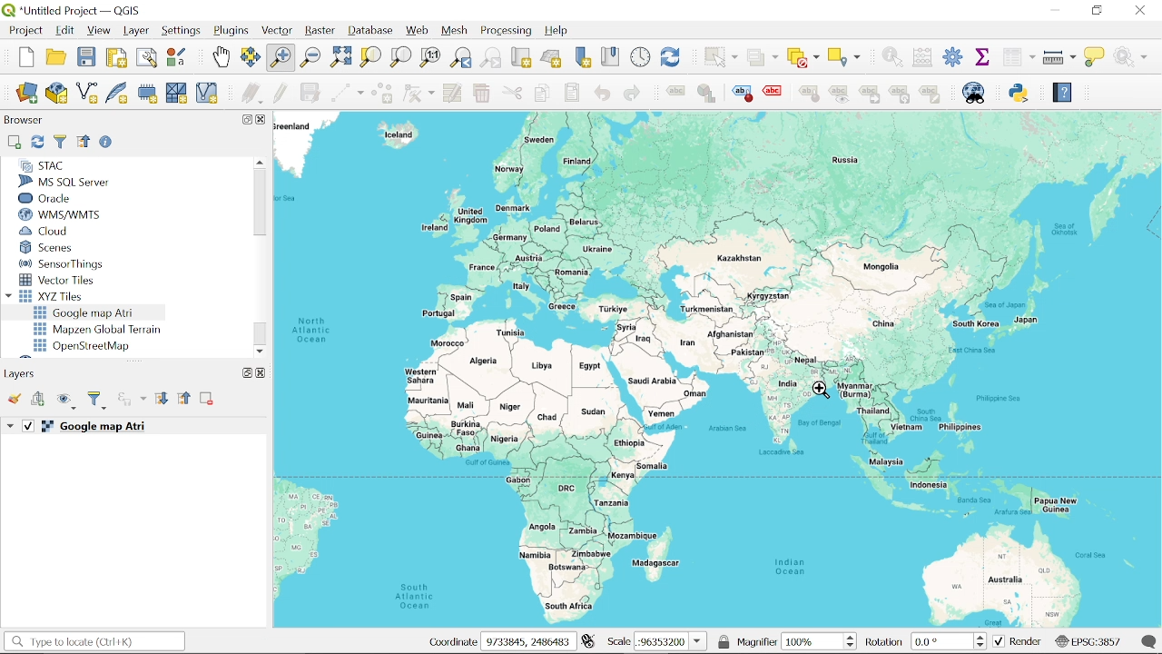 The height and width of the screenshot is (654, 1162). I want to click on Identify features, so click(889, 56).